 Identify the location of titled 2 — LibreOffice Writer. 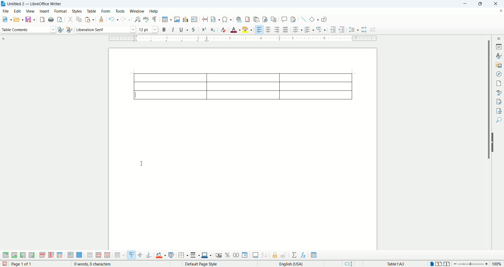
(37, 4).